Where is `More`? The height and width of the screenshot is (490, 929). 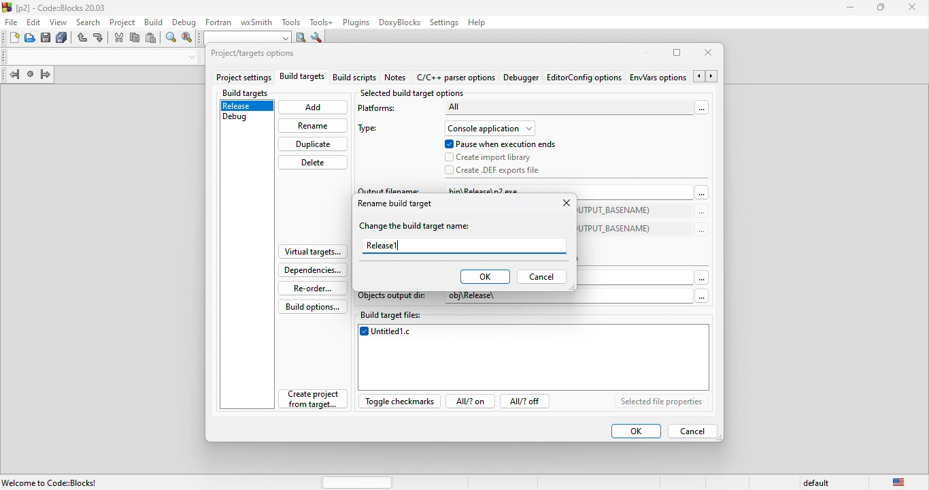
More is located at coordinates (703, 274).